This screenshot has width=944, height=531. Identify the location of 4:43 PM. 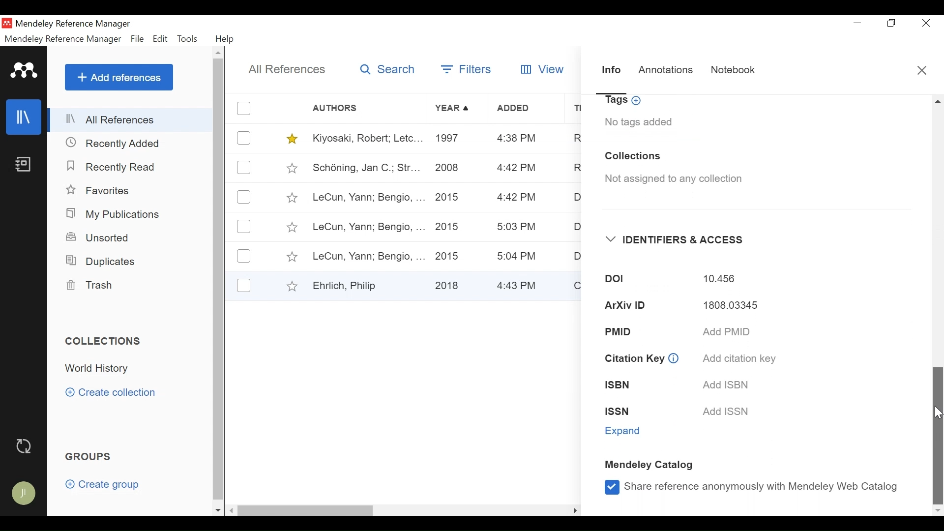
(520, 285).